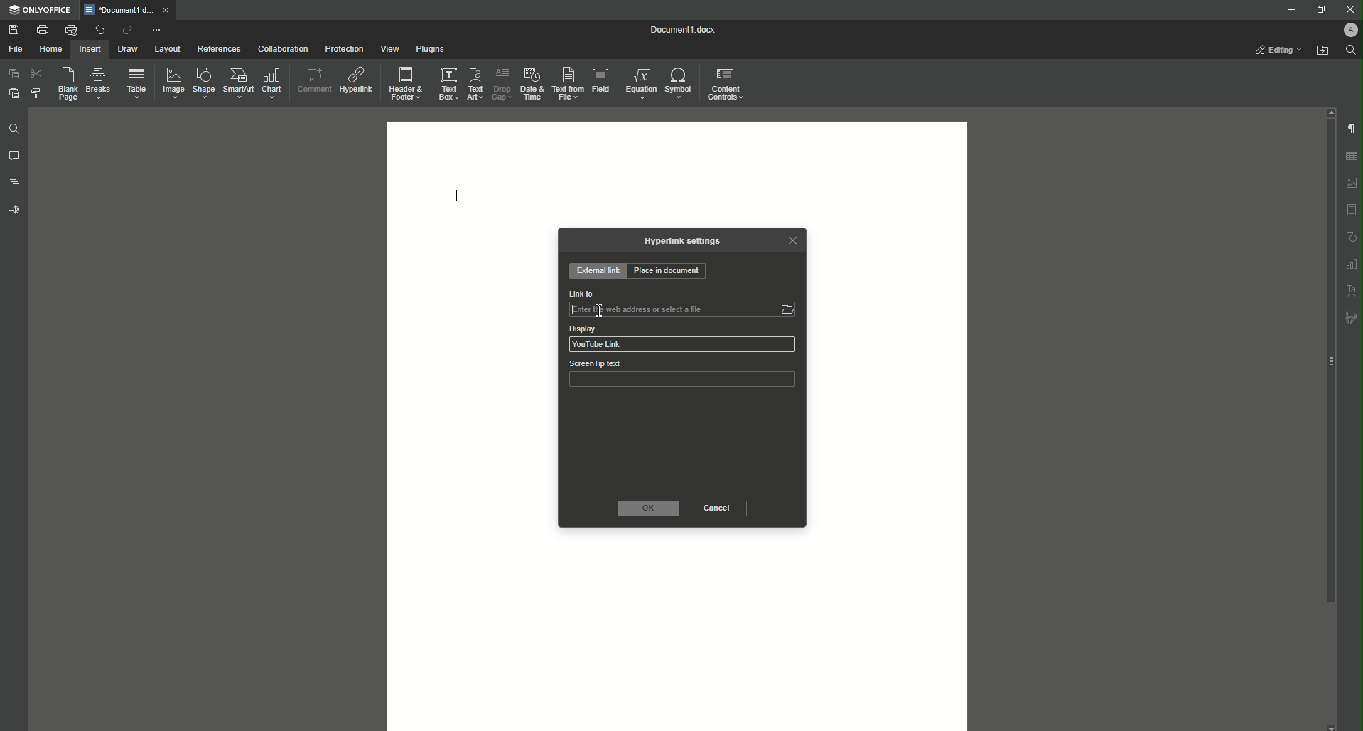 This screenshot has height=731, width=1363. What do you see at coordinates (720, 508) in the screenshot?
I see `Cancel` at bounding box center [720, 508].